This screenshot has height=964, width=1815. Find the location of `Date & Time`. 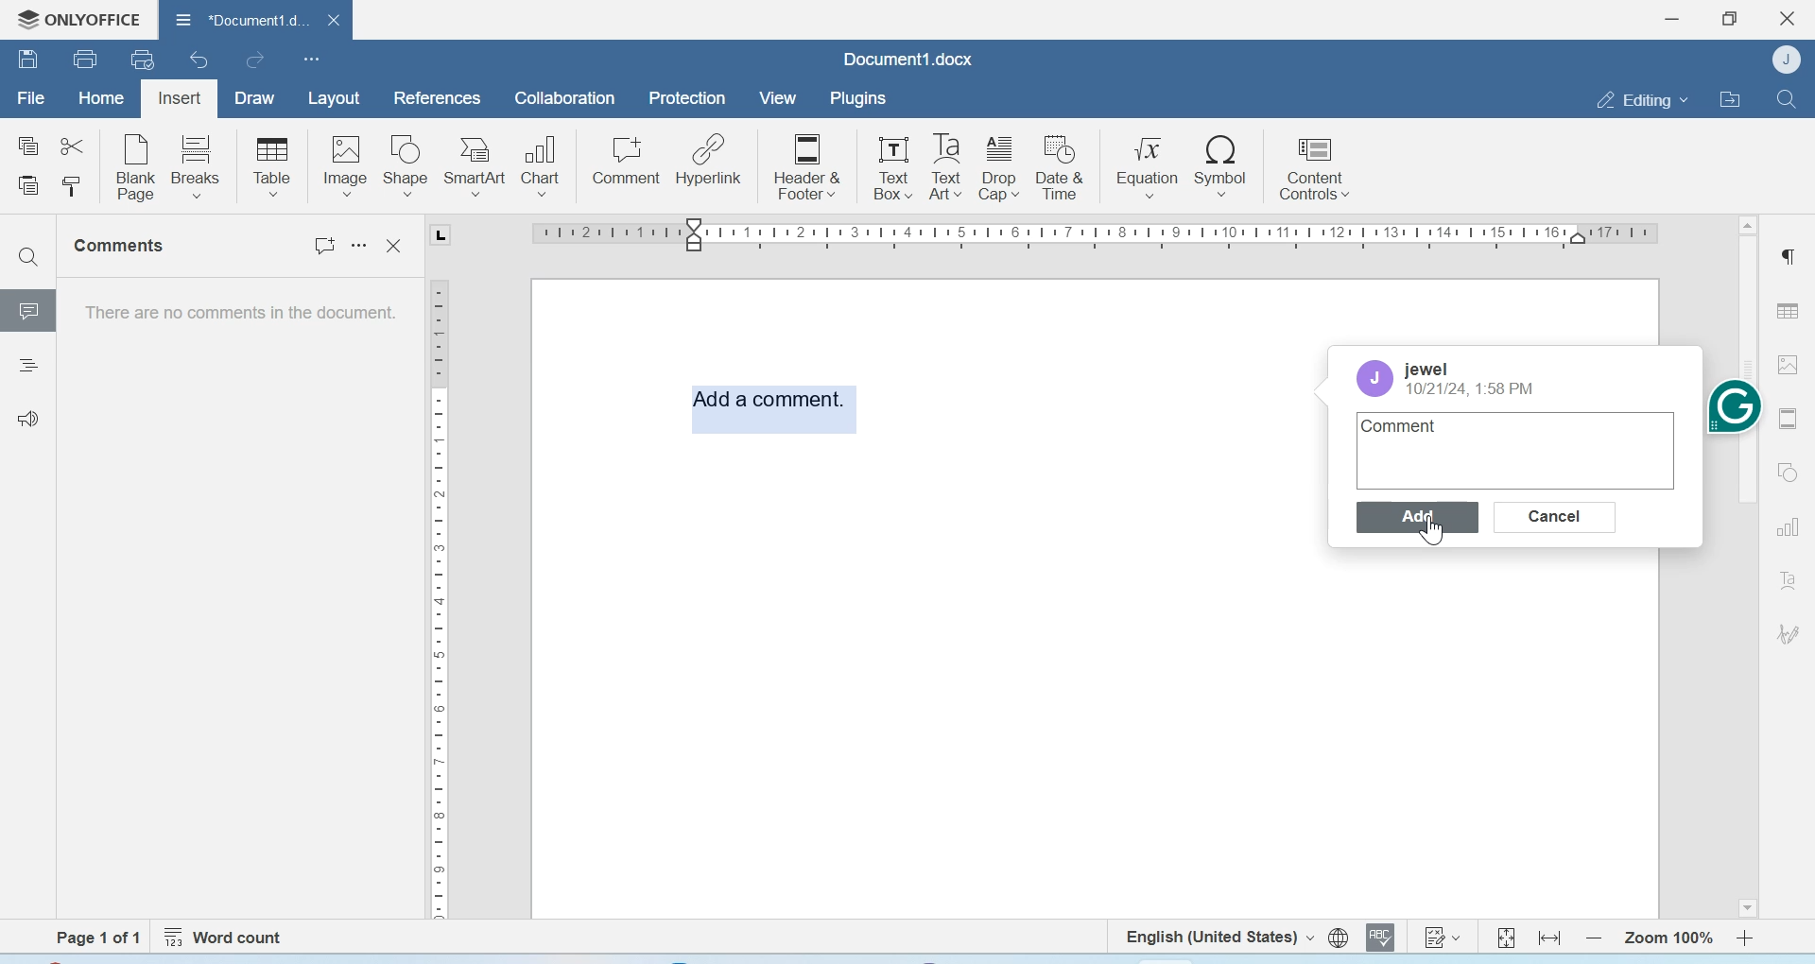

Date & Time is located at coordinates (1061, 167).